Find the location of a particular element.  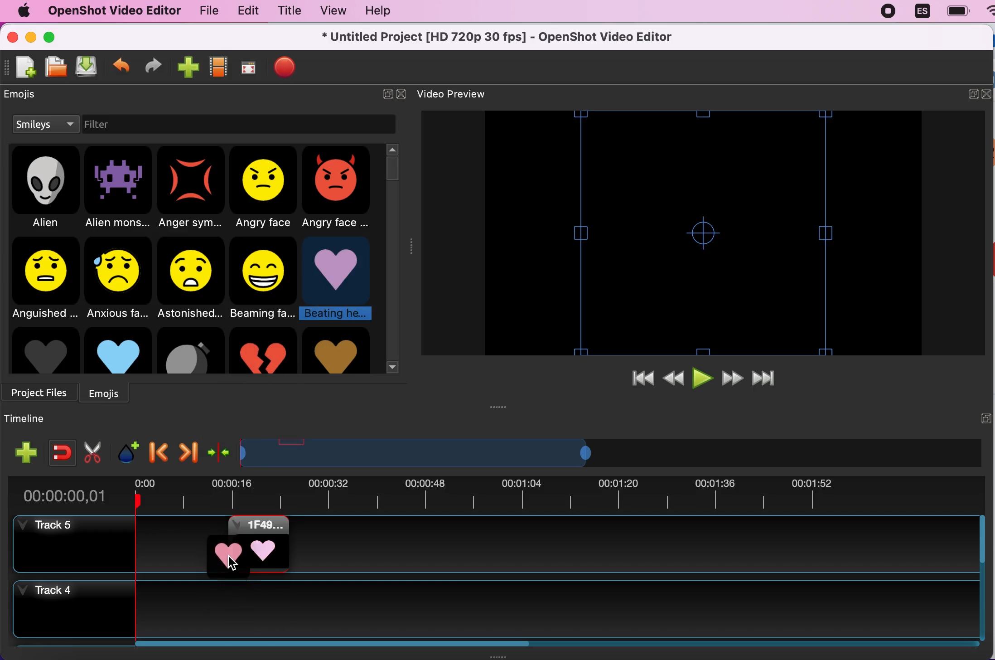

close is located at coordinates (404, 92).